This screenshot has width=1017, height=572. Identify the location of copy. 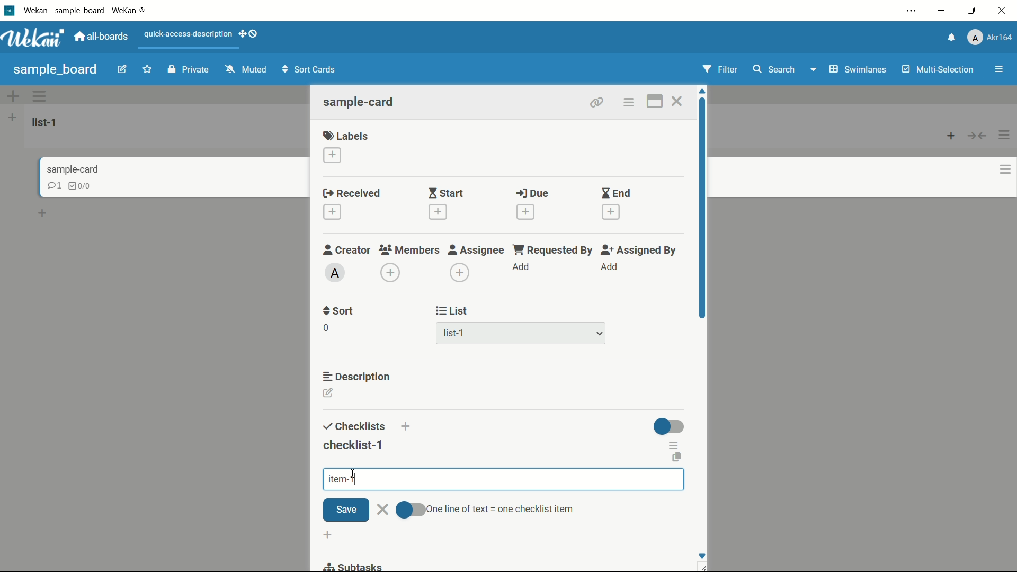
(677, 459).